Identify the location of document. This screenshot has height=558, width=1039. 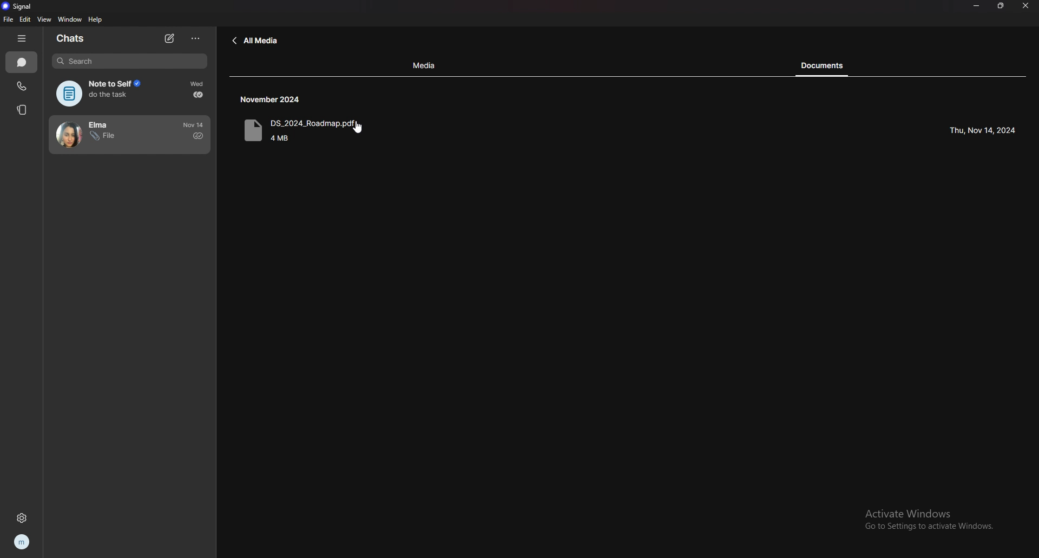
(323, 132).